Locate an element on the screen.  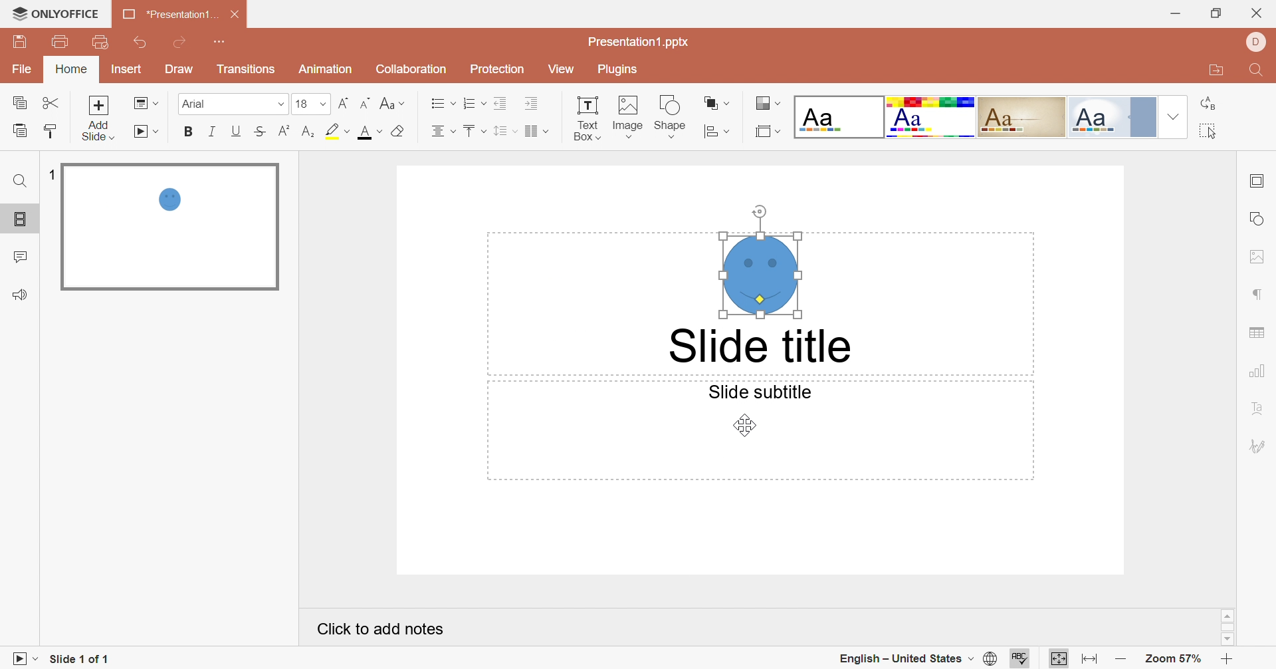
File is located at coordinates (25, 70).